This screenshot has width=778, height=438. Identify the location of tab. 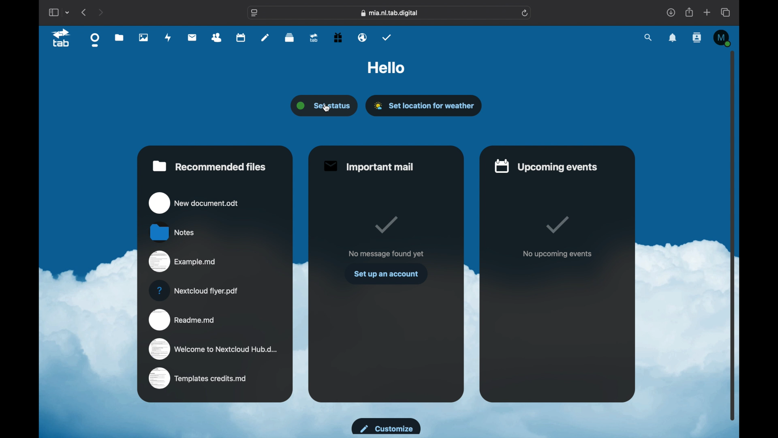
(314, 37).